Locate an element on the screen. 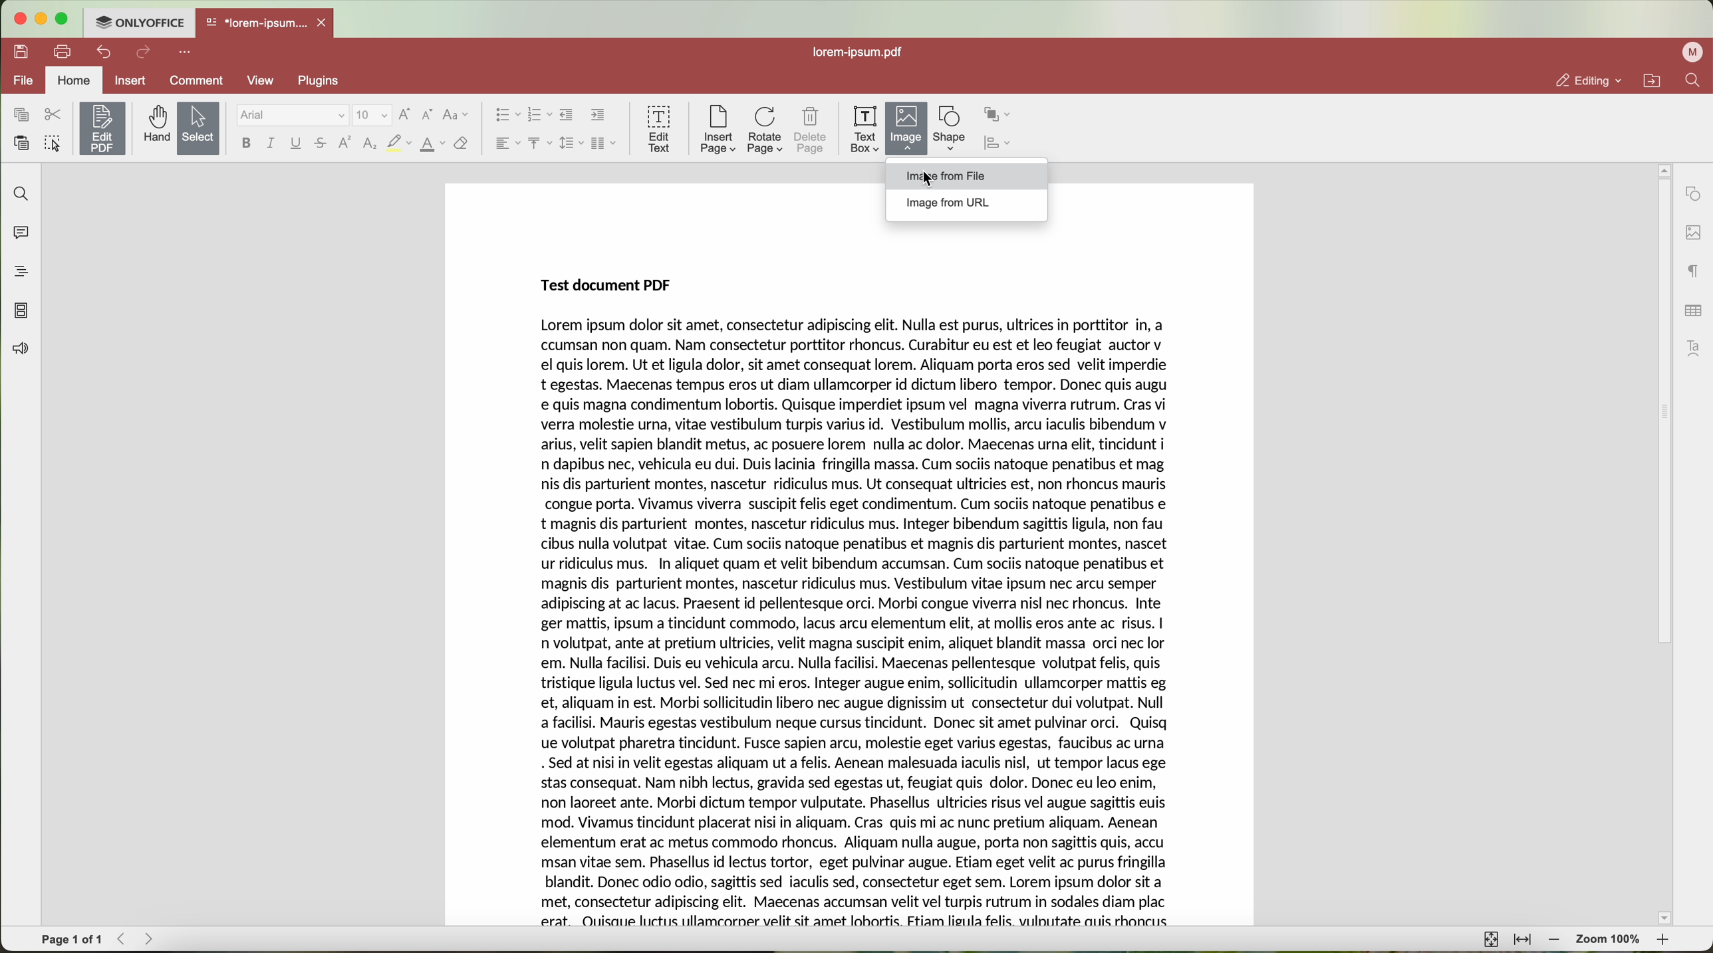 This screenshot has width=1713, height=953. profile is located at coordinates (1695, 52).